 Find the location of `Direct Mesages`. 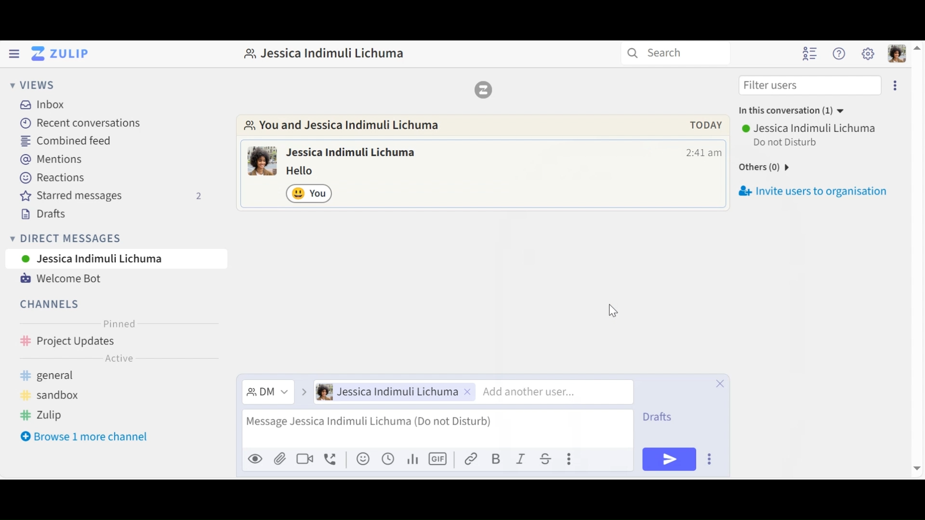

Direct Mesages is located at coordinates (108, 238).